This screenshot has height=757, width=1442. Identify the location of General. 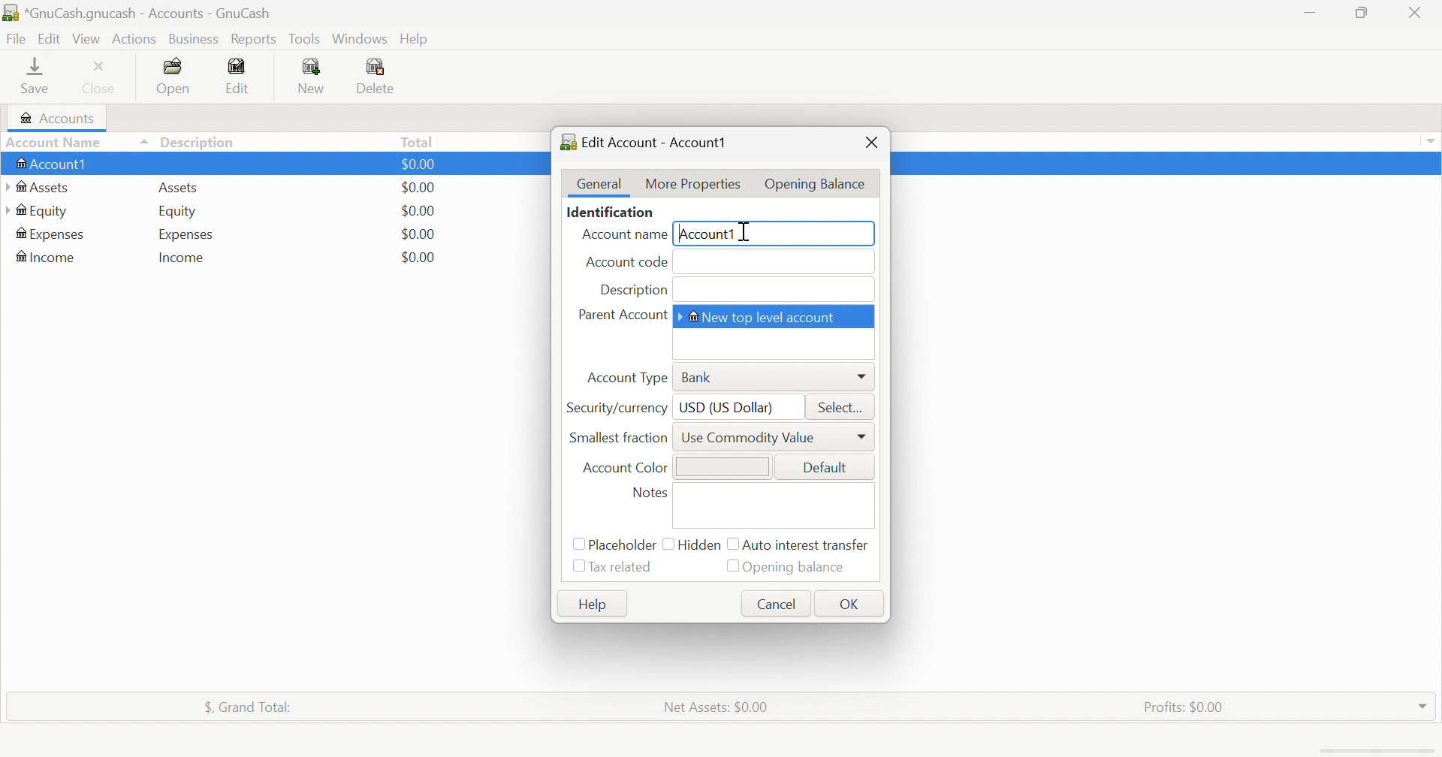
(600, 183).